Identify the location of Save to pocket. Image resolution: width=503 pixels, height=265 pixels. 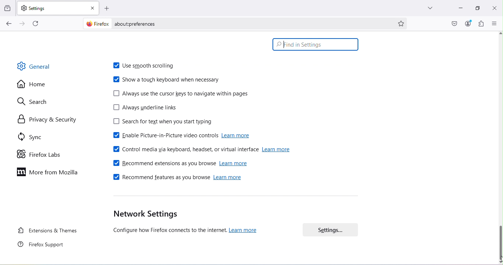
(455, 24).